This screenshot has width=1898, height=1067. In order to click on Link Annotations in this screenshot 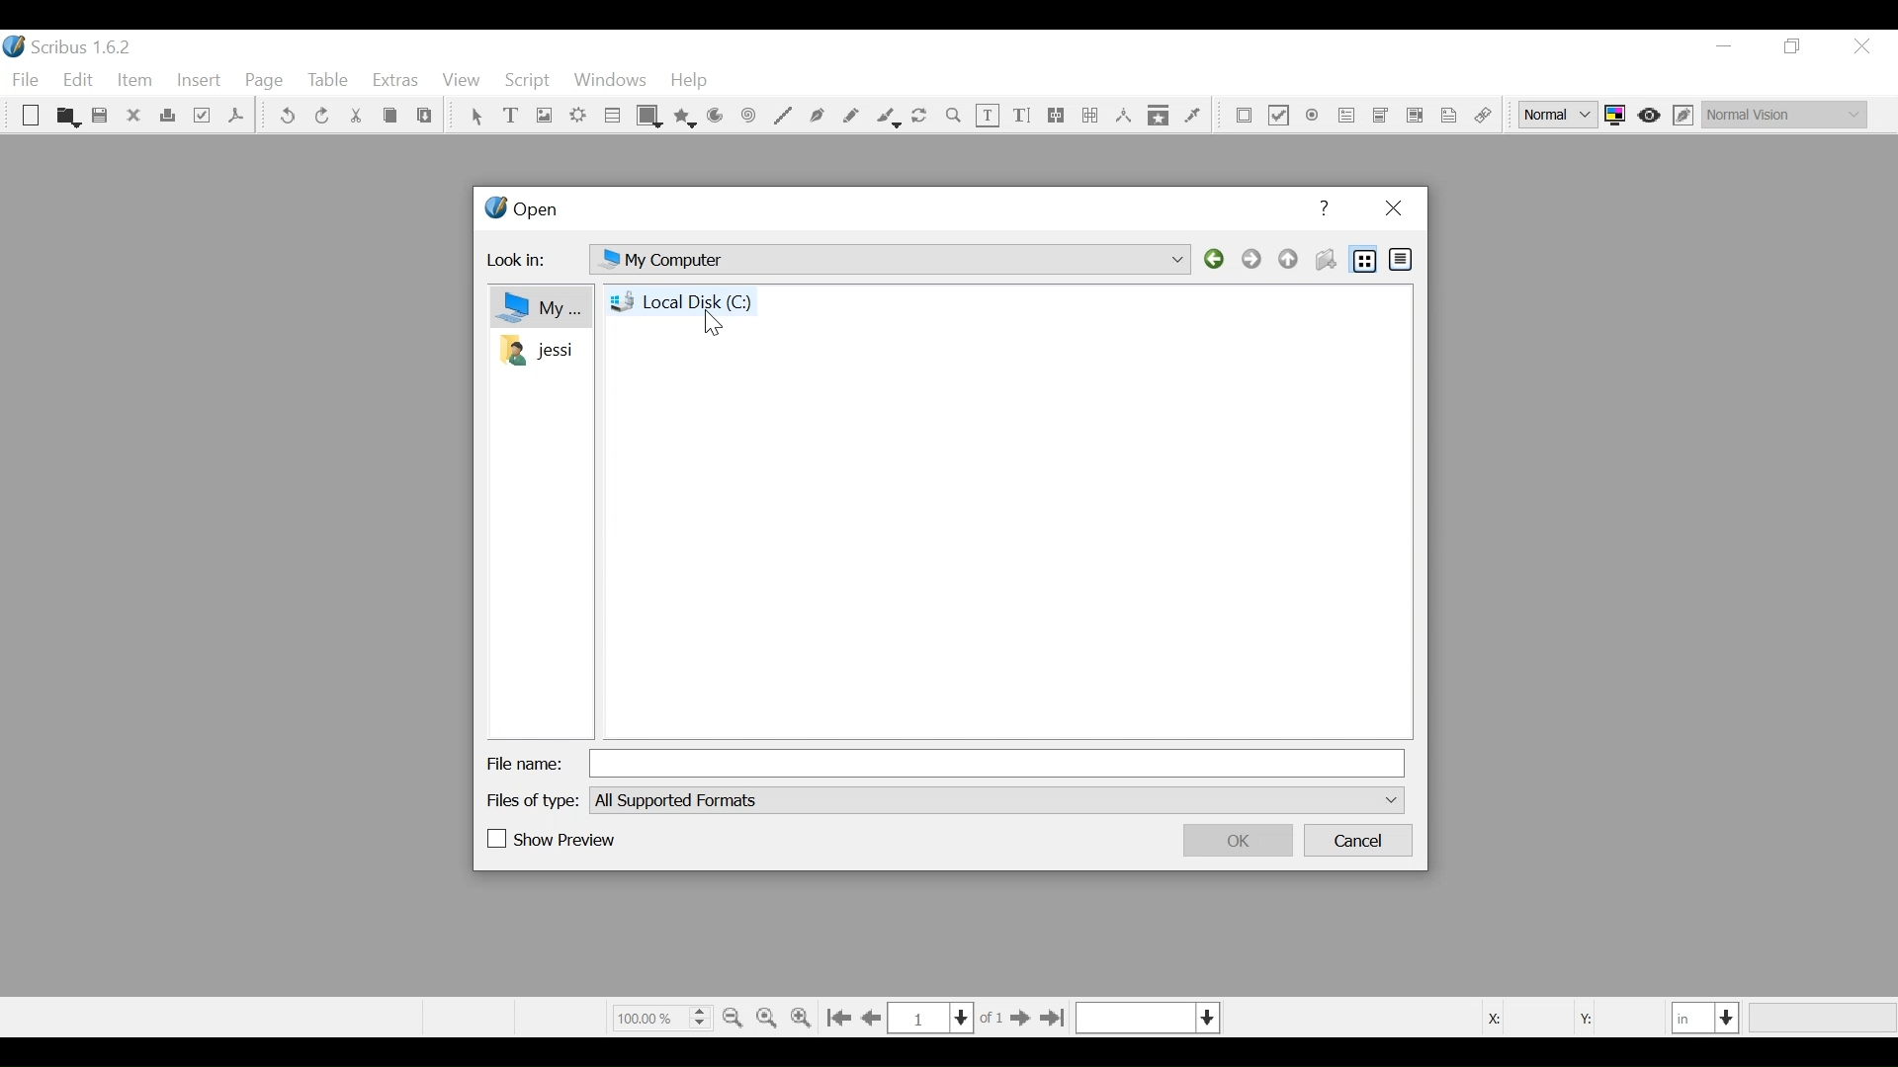, I will do `click(1480, 117)`.